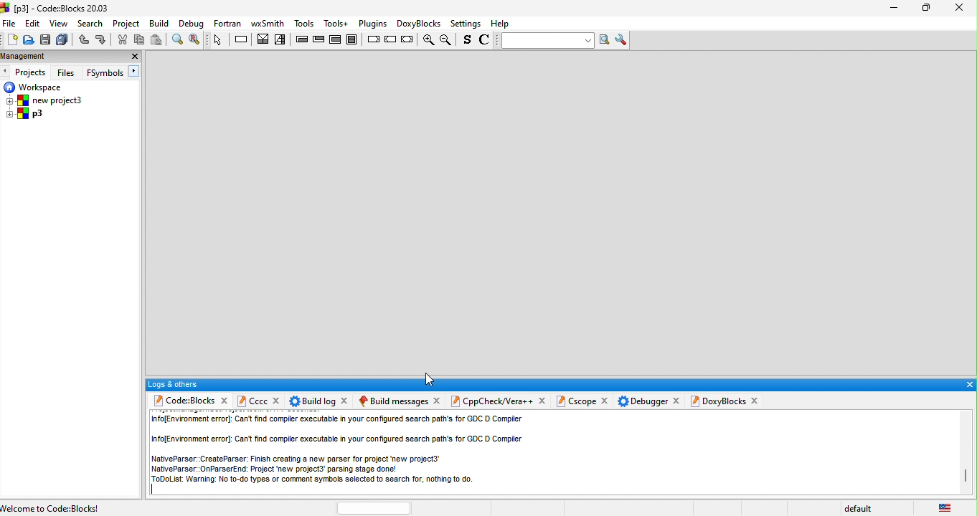  Describe the element at coordinates (968, 385) in the screenshot. I see `close` at that location.